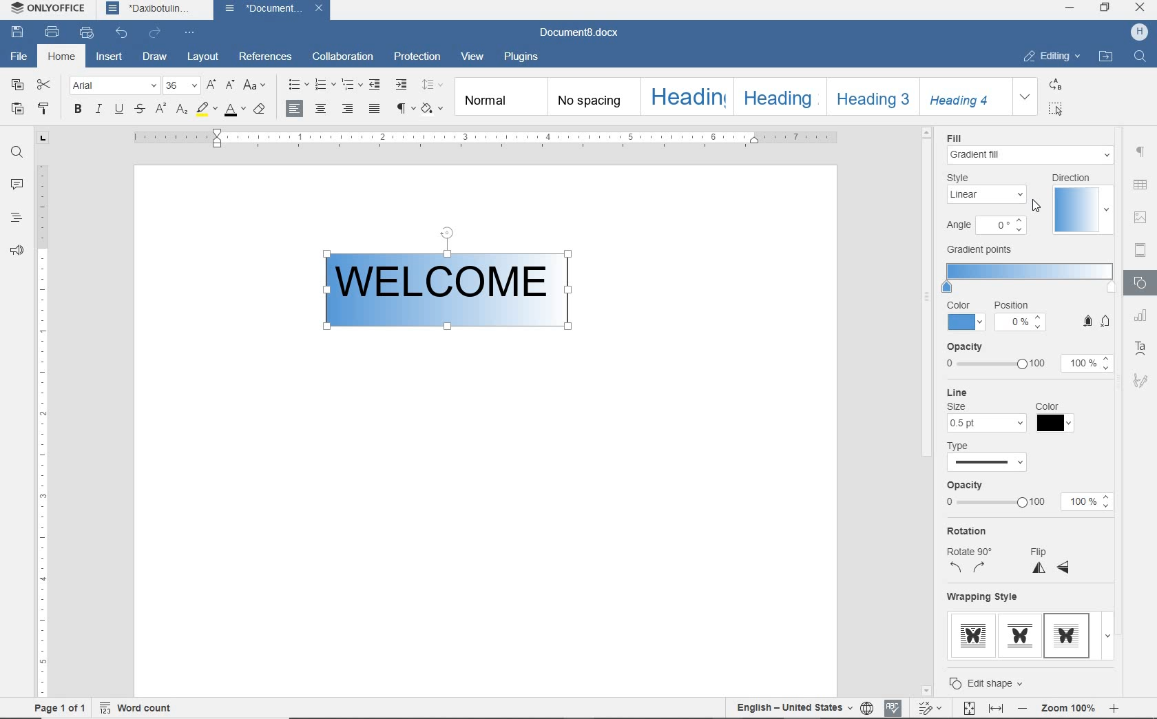 This screenshot has height=719, width=1157. Describe the element at coordinates (954, 138) in the screenshot. I see `Fill` at that location.